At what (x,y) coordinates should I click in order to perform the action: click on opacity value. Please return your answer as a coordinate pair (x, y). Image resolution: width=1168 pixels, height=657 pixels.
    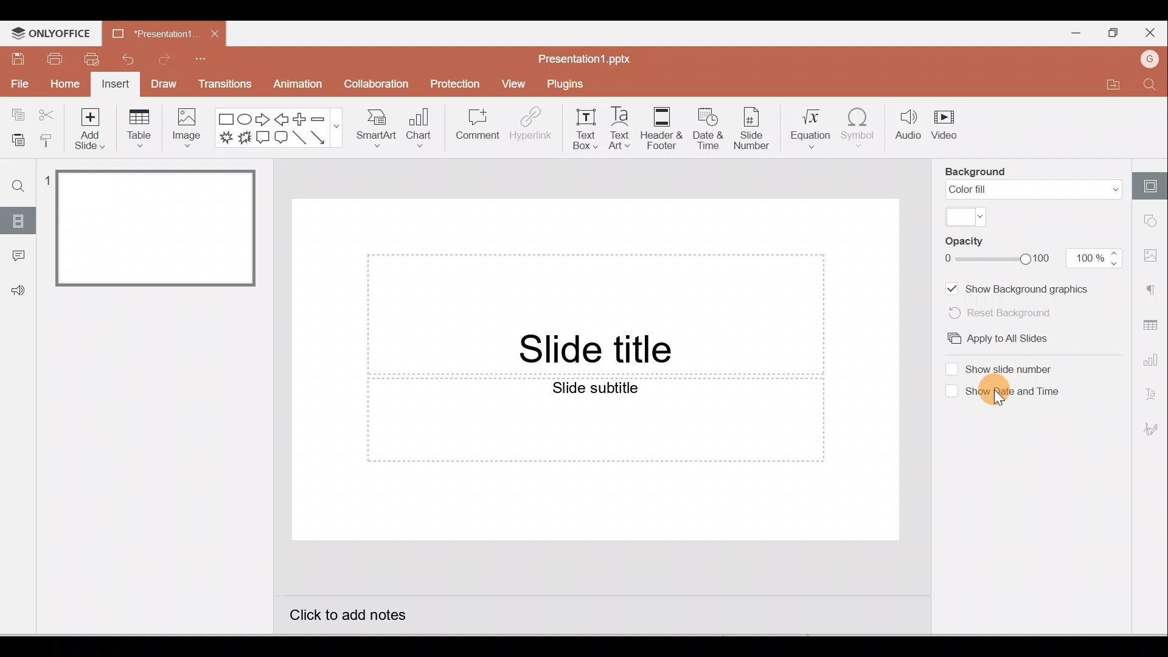
    Looking at the image, I should click on (1096, 258).